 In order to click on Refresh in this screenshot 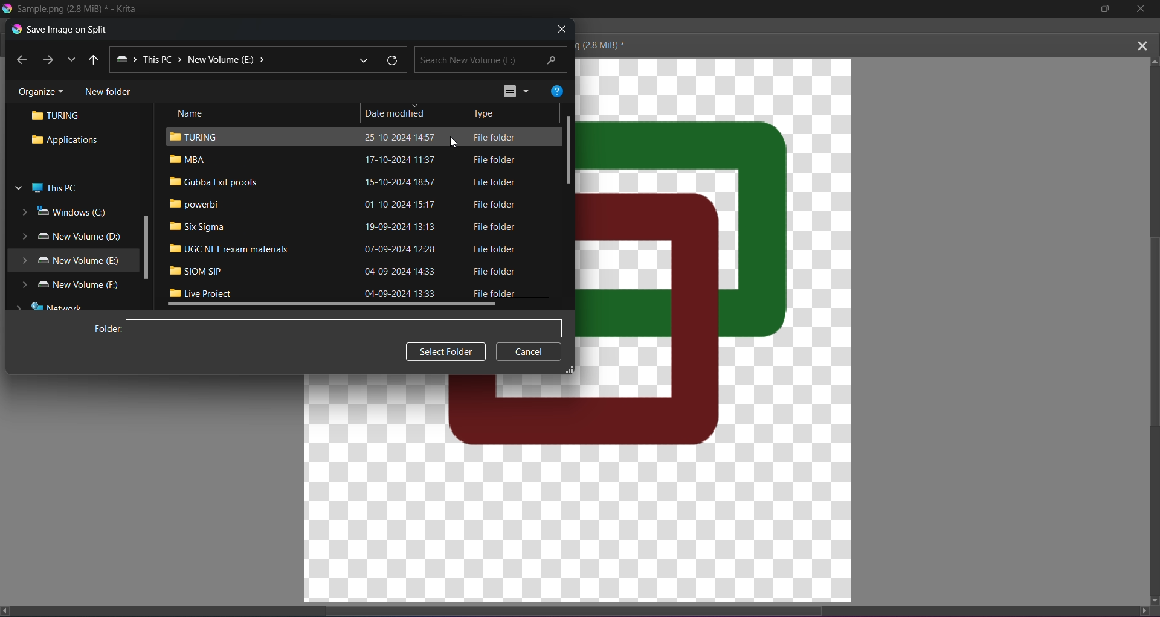, I will do `click(396, 59)`.